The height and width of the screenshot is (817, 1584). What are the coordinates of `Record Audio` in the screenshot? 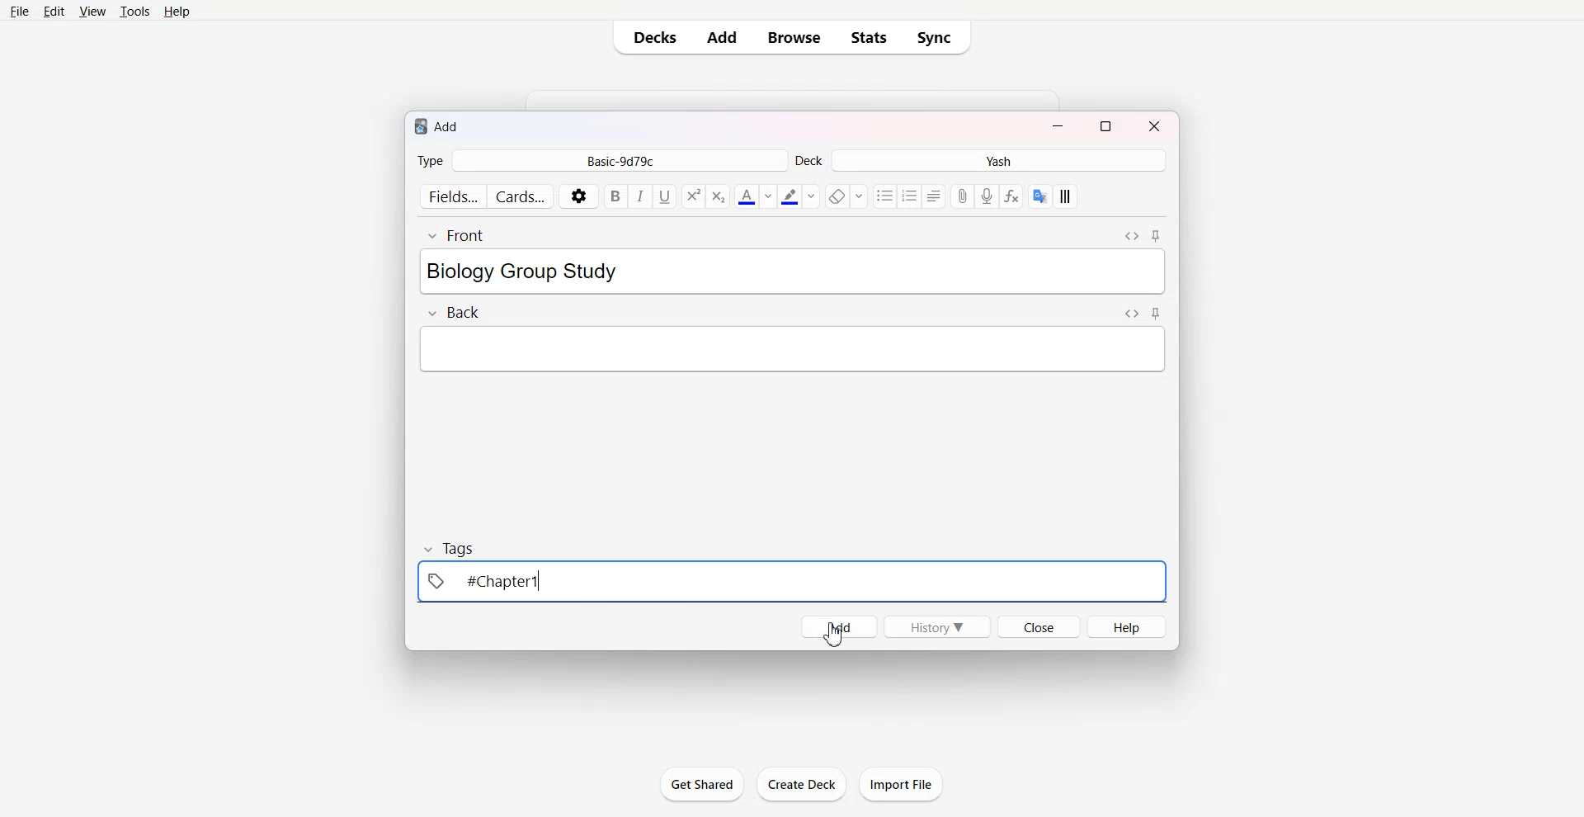 It's located at (987, 196).